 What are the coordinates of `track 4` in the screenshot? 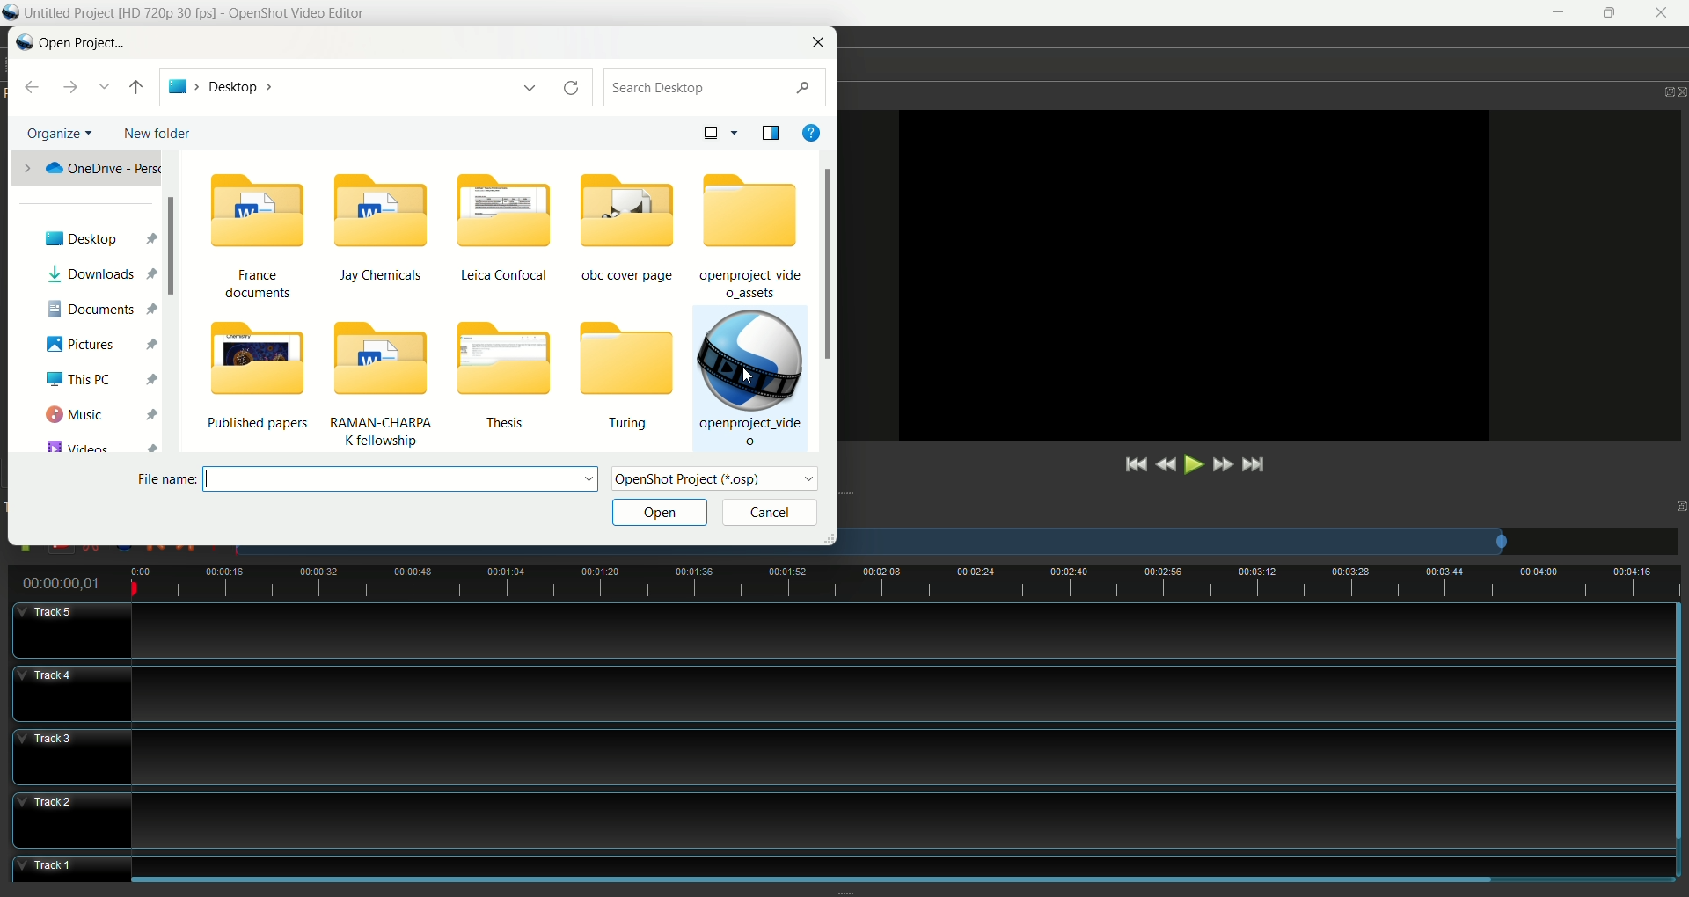 It's located at (841, 694).